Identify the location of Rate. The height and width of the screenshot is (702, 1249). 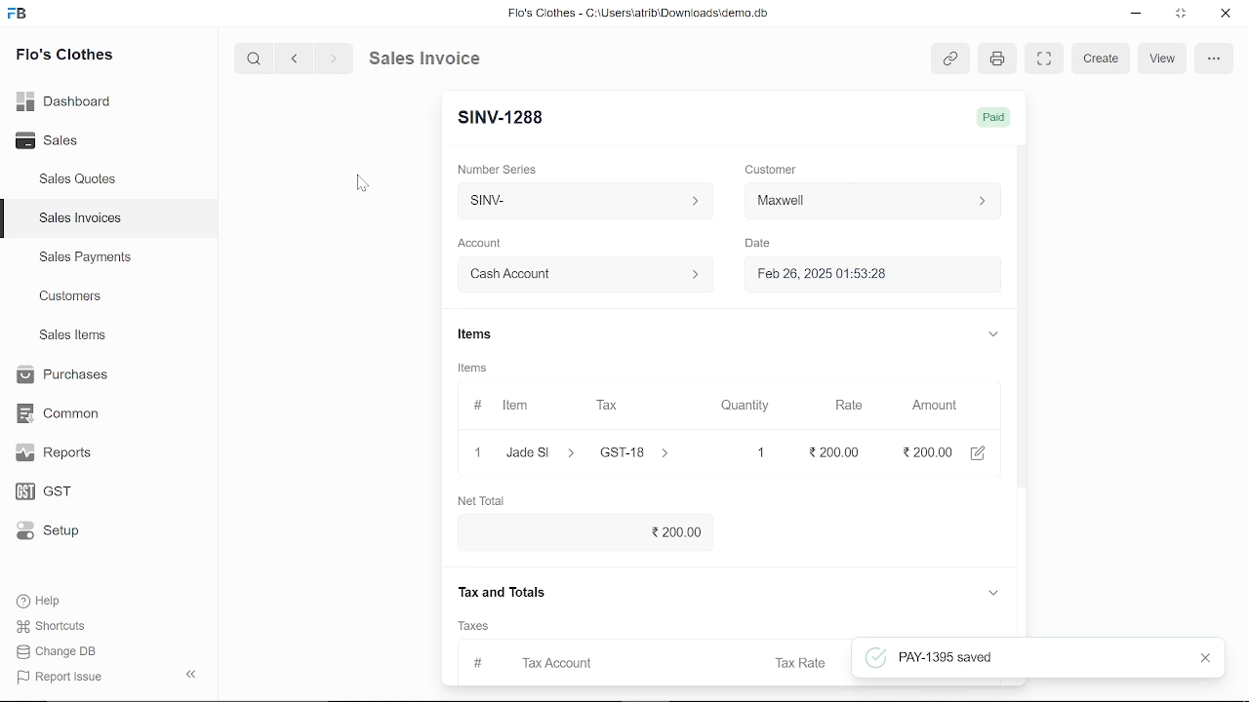
(842, 406).